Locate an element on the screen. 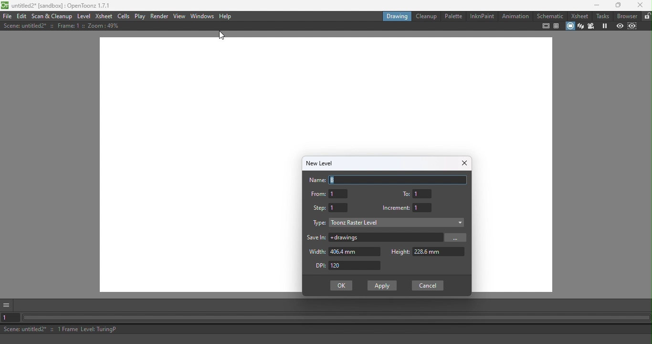  Step is located at coordinates (319, 208).